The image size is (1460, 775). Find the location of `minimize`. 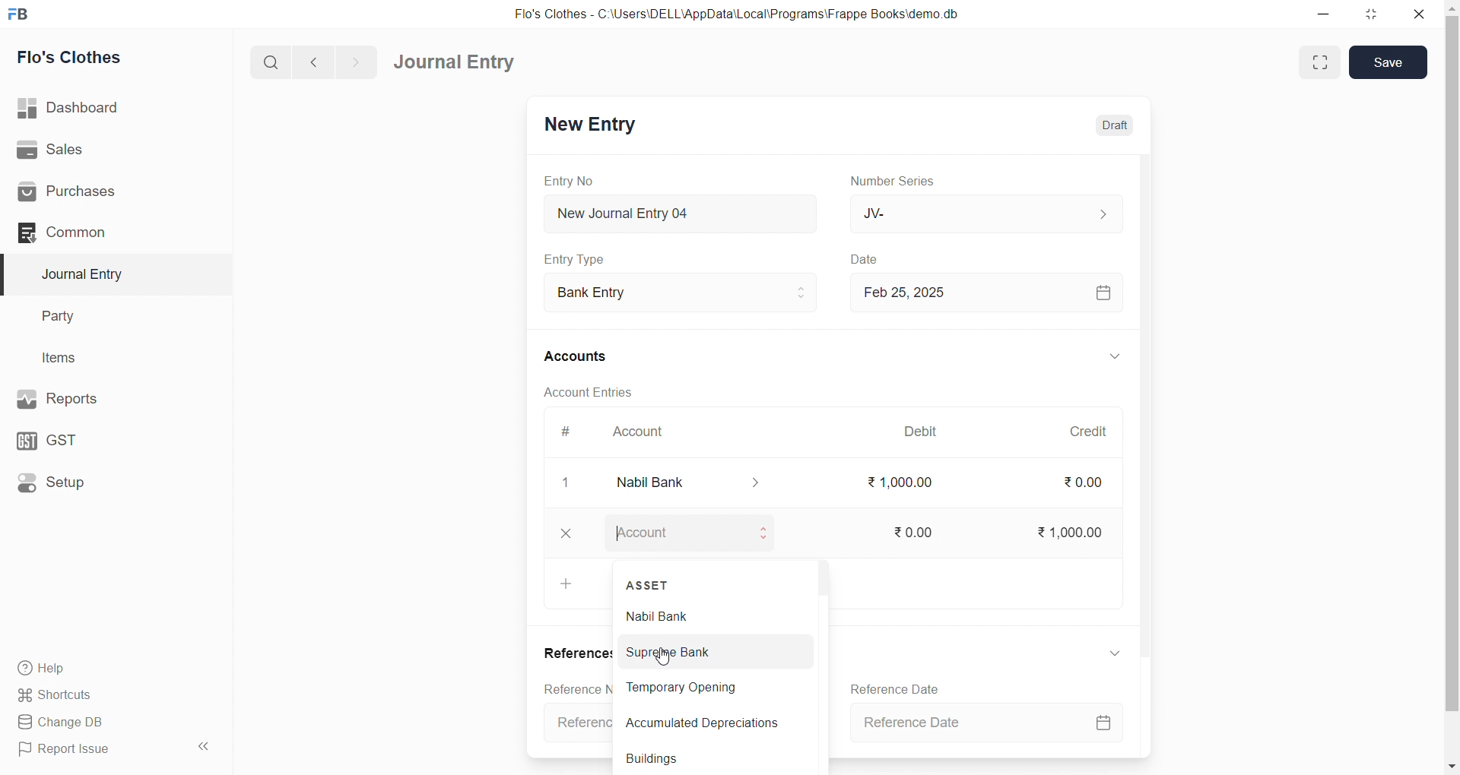

minimize is located at coordinates (1319, 13).